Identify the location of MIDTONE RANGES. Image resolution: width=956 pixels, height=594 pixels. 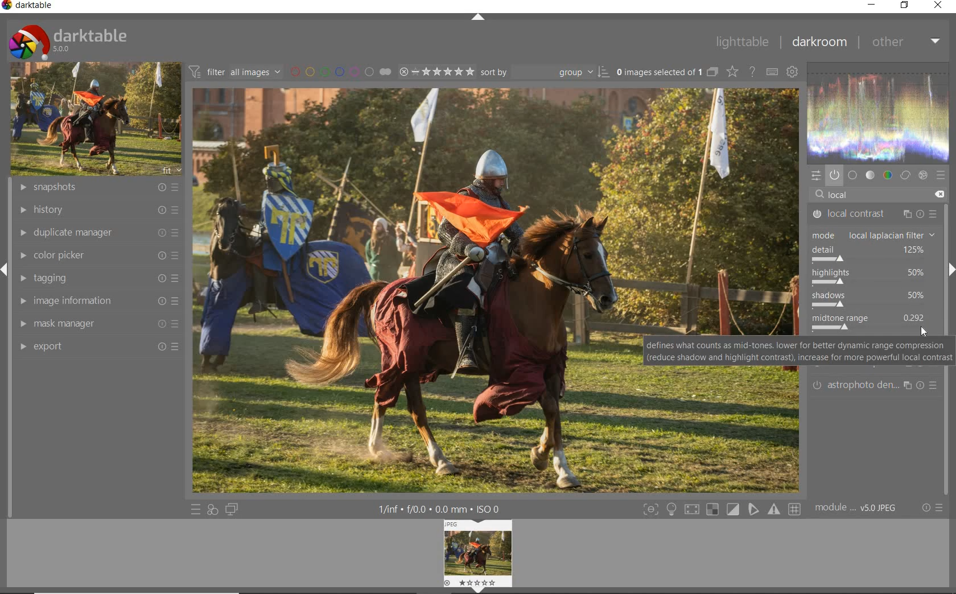
(871, 323).